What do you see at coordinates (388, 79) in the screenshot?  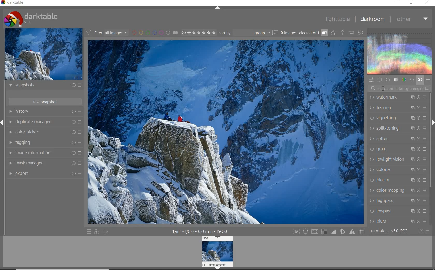 I see `base` at bounding box center [388, 79].